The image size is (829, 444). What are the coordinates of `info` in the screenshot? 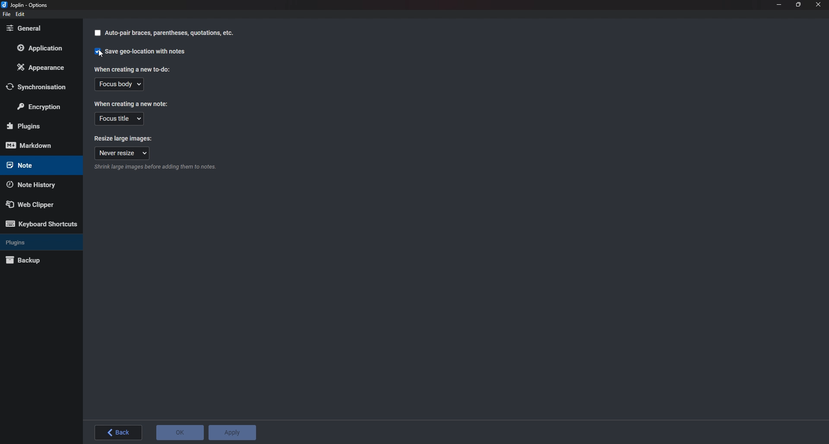 It's located at (172, 167).